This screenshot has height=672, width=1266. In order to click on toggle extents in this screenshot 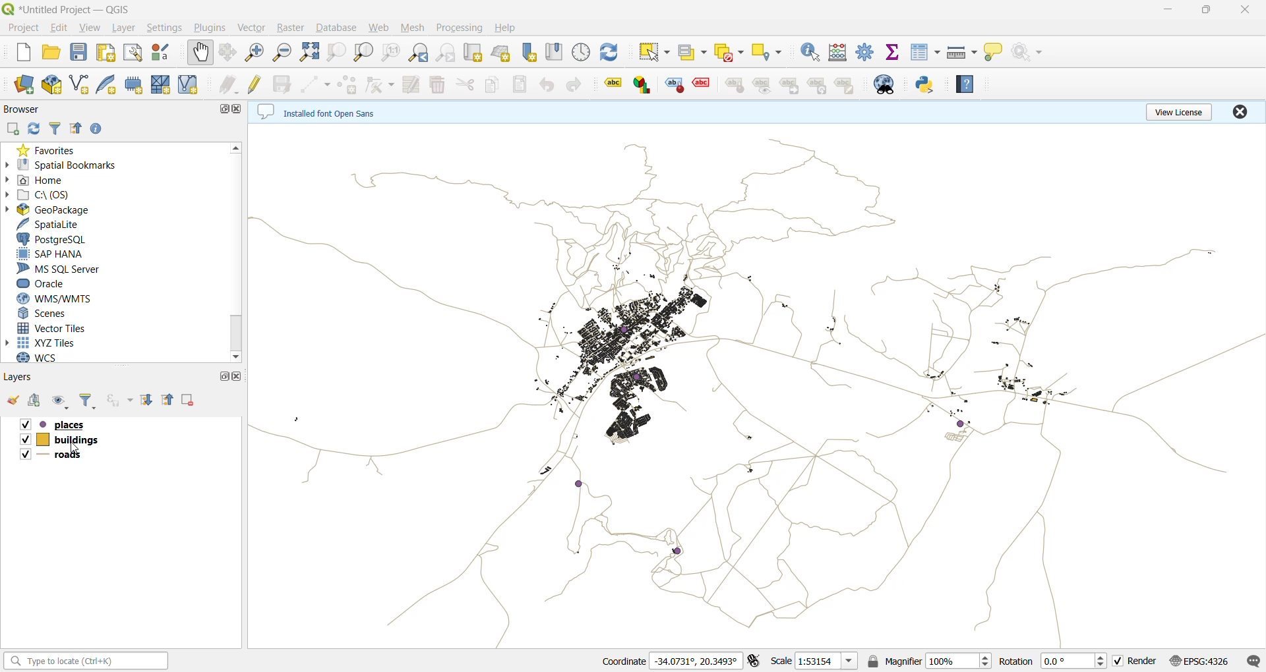, I will do `click(754, 661)`.